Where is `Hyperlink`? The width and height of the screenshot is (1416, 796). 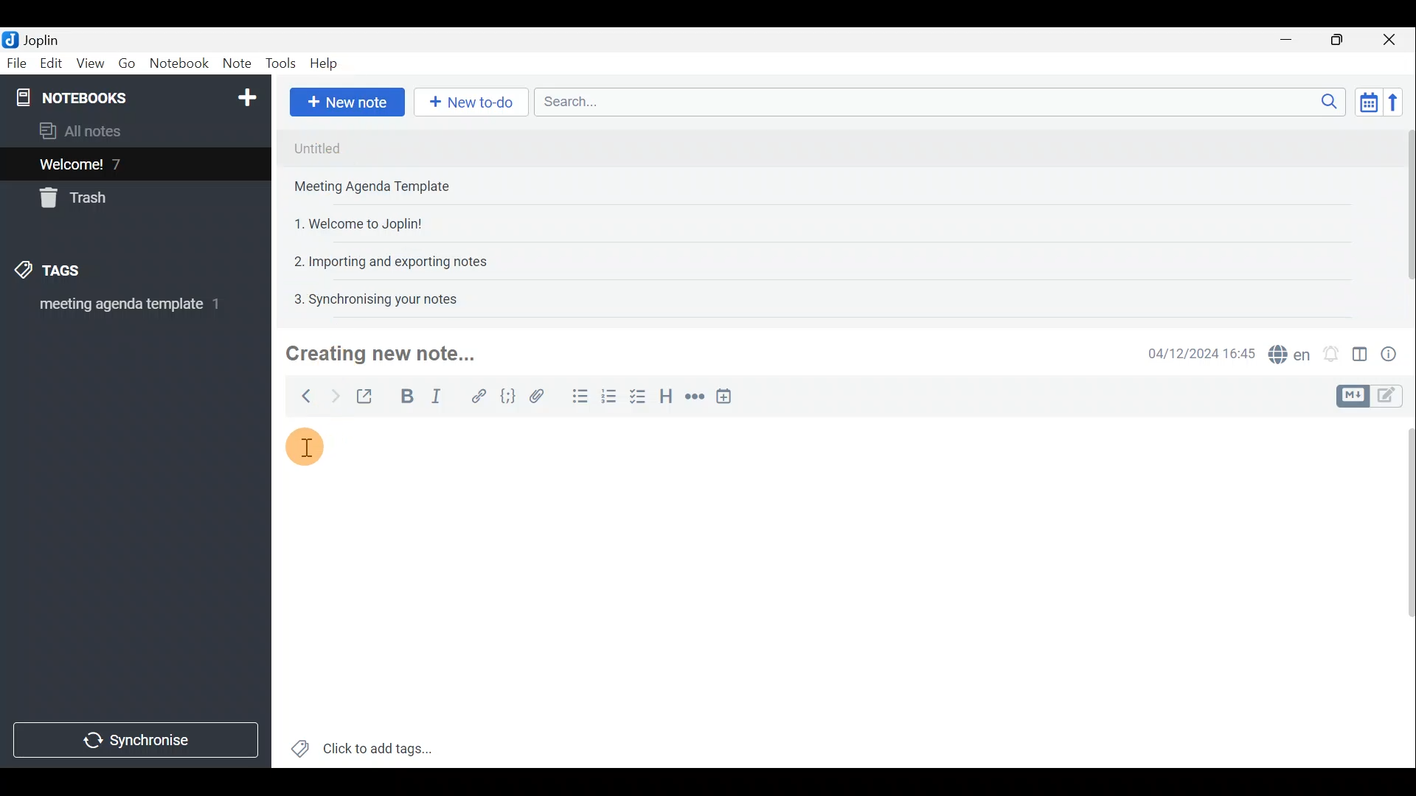 Hyperlink is located at coordinates (476, 394).